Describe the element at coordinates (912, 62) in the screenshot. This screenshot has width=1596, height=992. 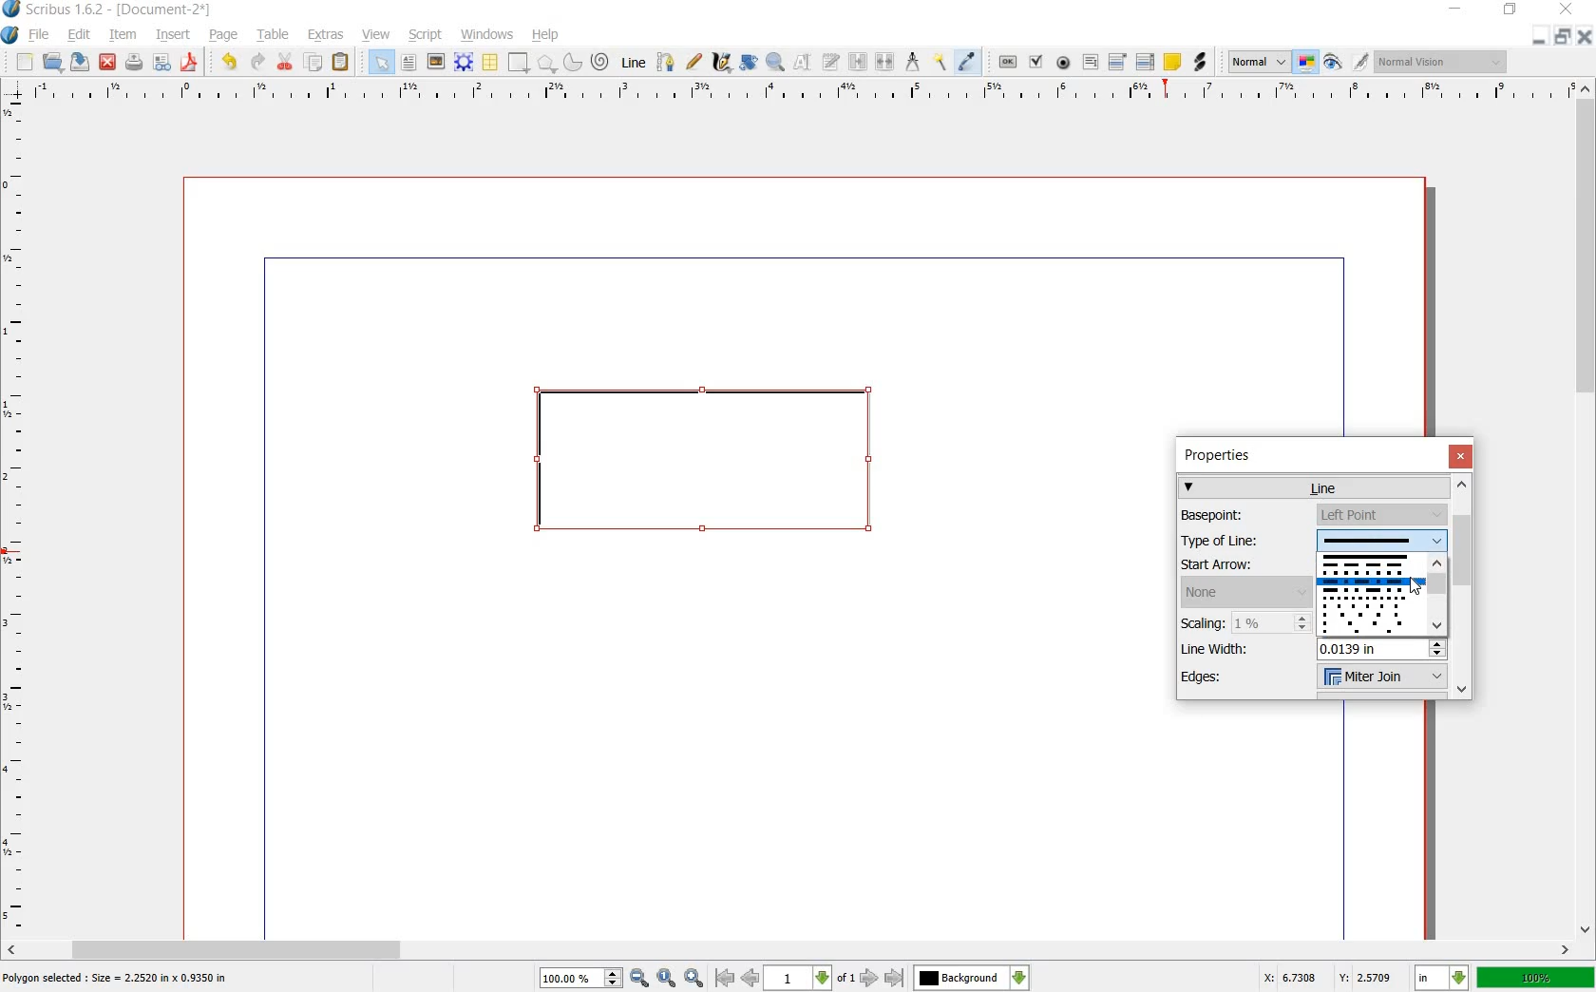
I see `MEASUREMENTS` at that location.